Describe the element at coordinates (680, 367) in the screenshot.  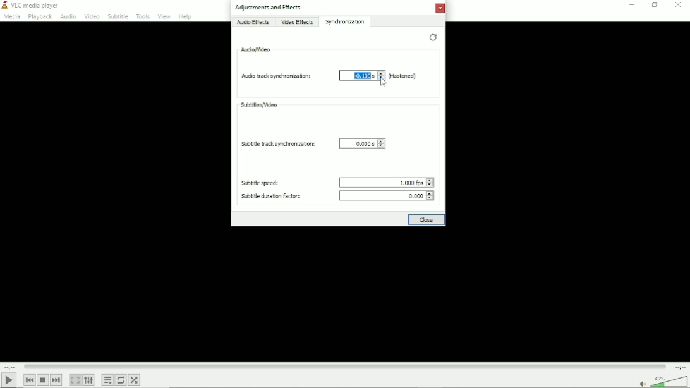
I see `Total duration` at that location.